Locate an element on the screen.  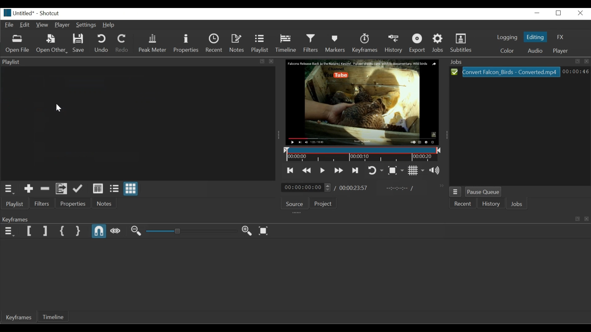
Settings is located at coordinates (86, 26).